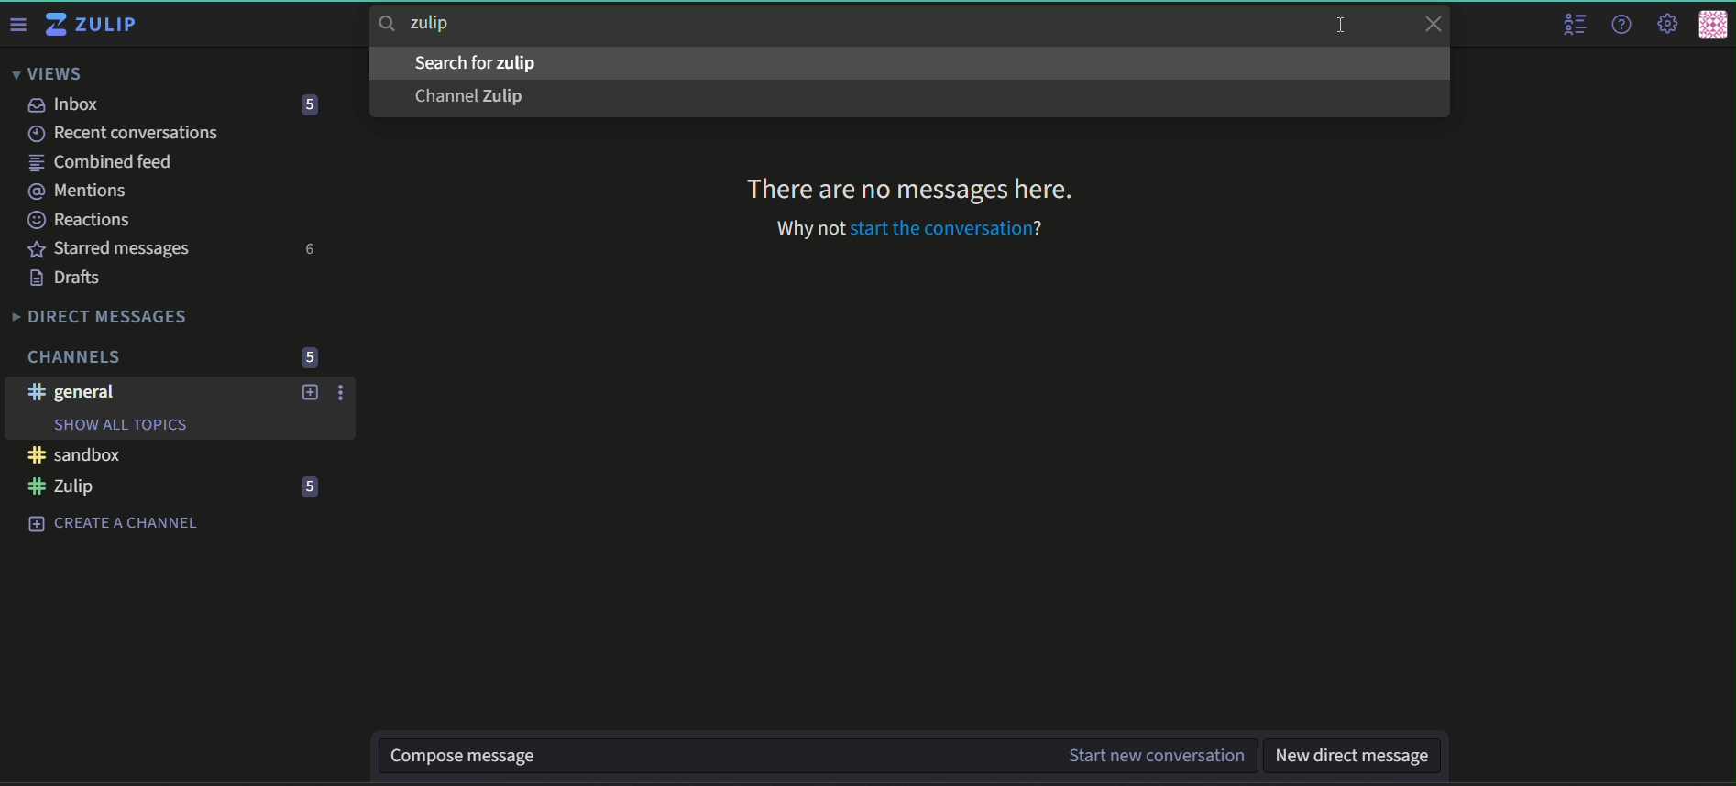 The height and width of the screenshot is (786, 1736). Describe the element at coordinates (477, 66) in the screenshot. I see `text` at that location.